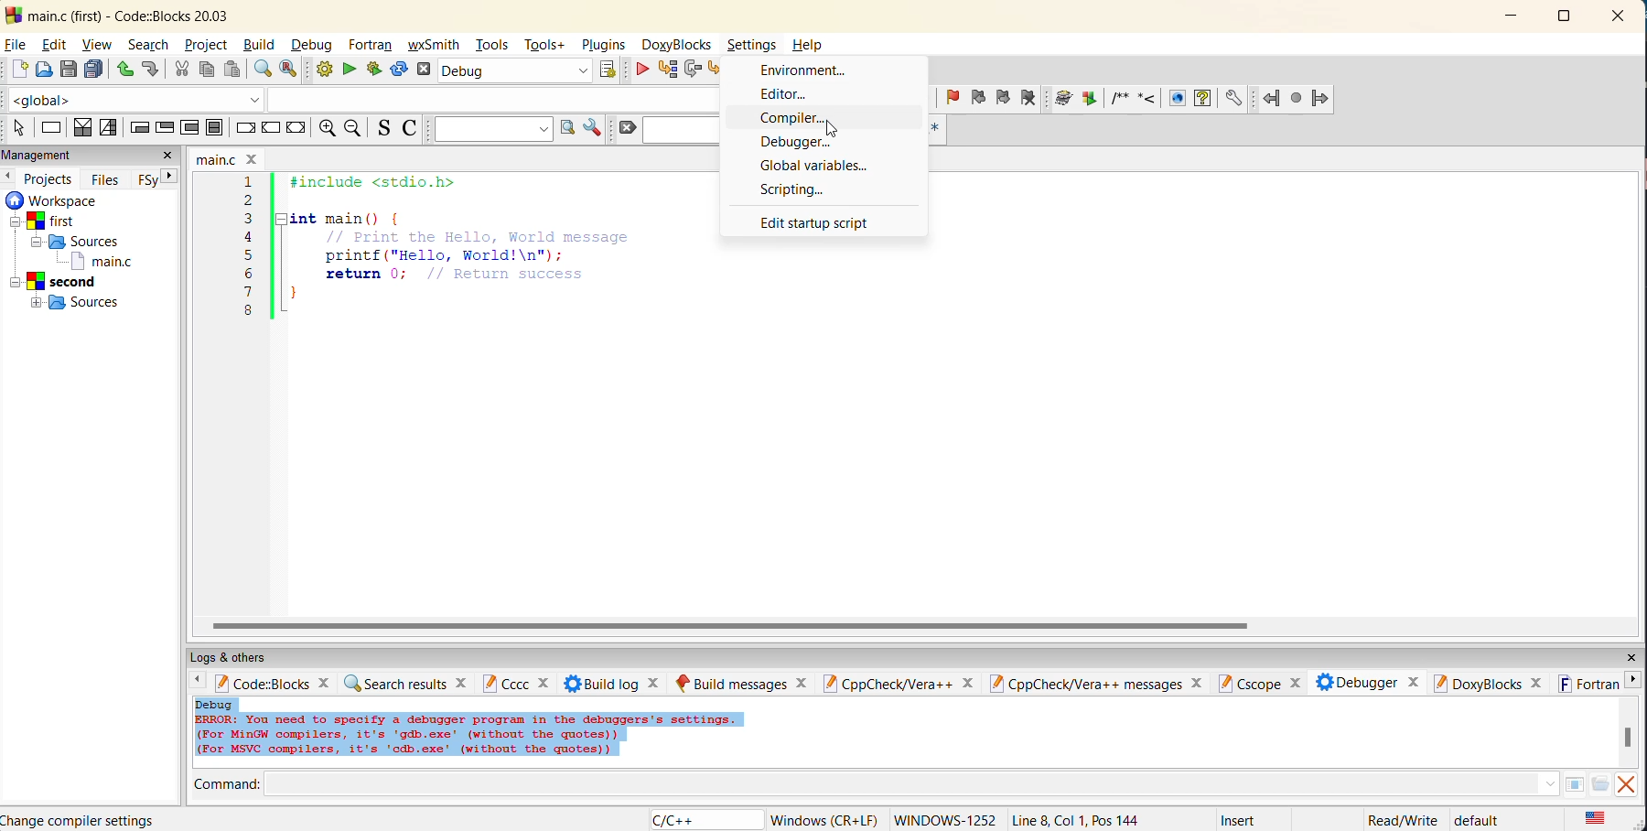  Describe the element at coordinates (352, 128) in the screenshot. I see `zoom out` at that location.